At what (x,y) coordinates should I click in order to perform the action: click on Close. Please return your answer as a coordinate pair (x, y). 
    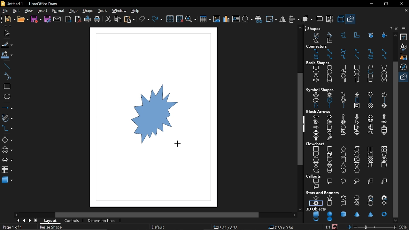
    Looking at the image, I should click on (390, 28).